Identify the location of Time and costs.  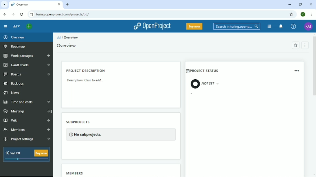
(27, 101).